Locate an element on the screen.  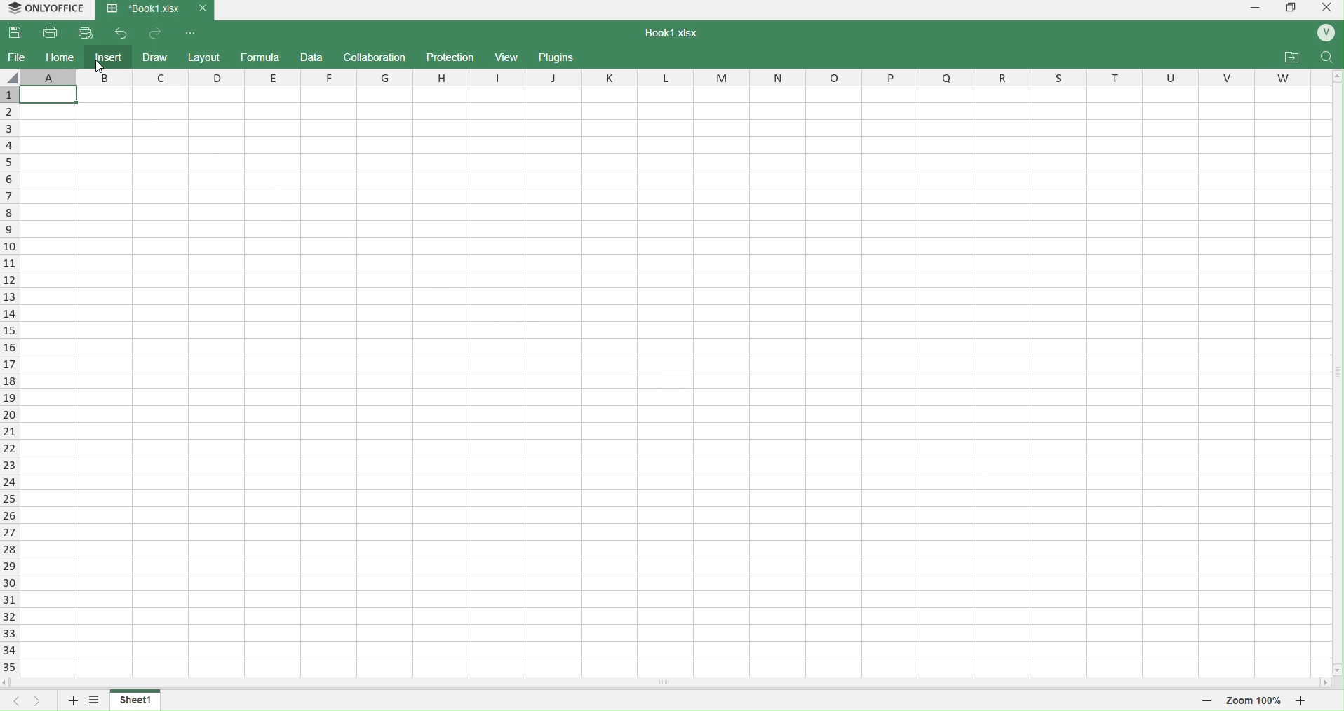
quick print is located at coordinates (88, 32).